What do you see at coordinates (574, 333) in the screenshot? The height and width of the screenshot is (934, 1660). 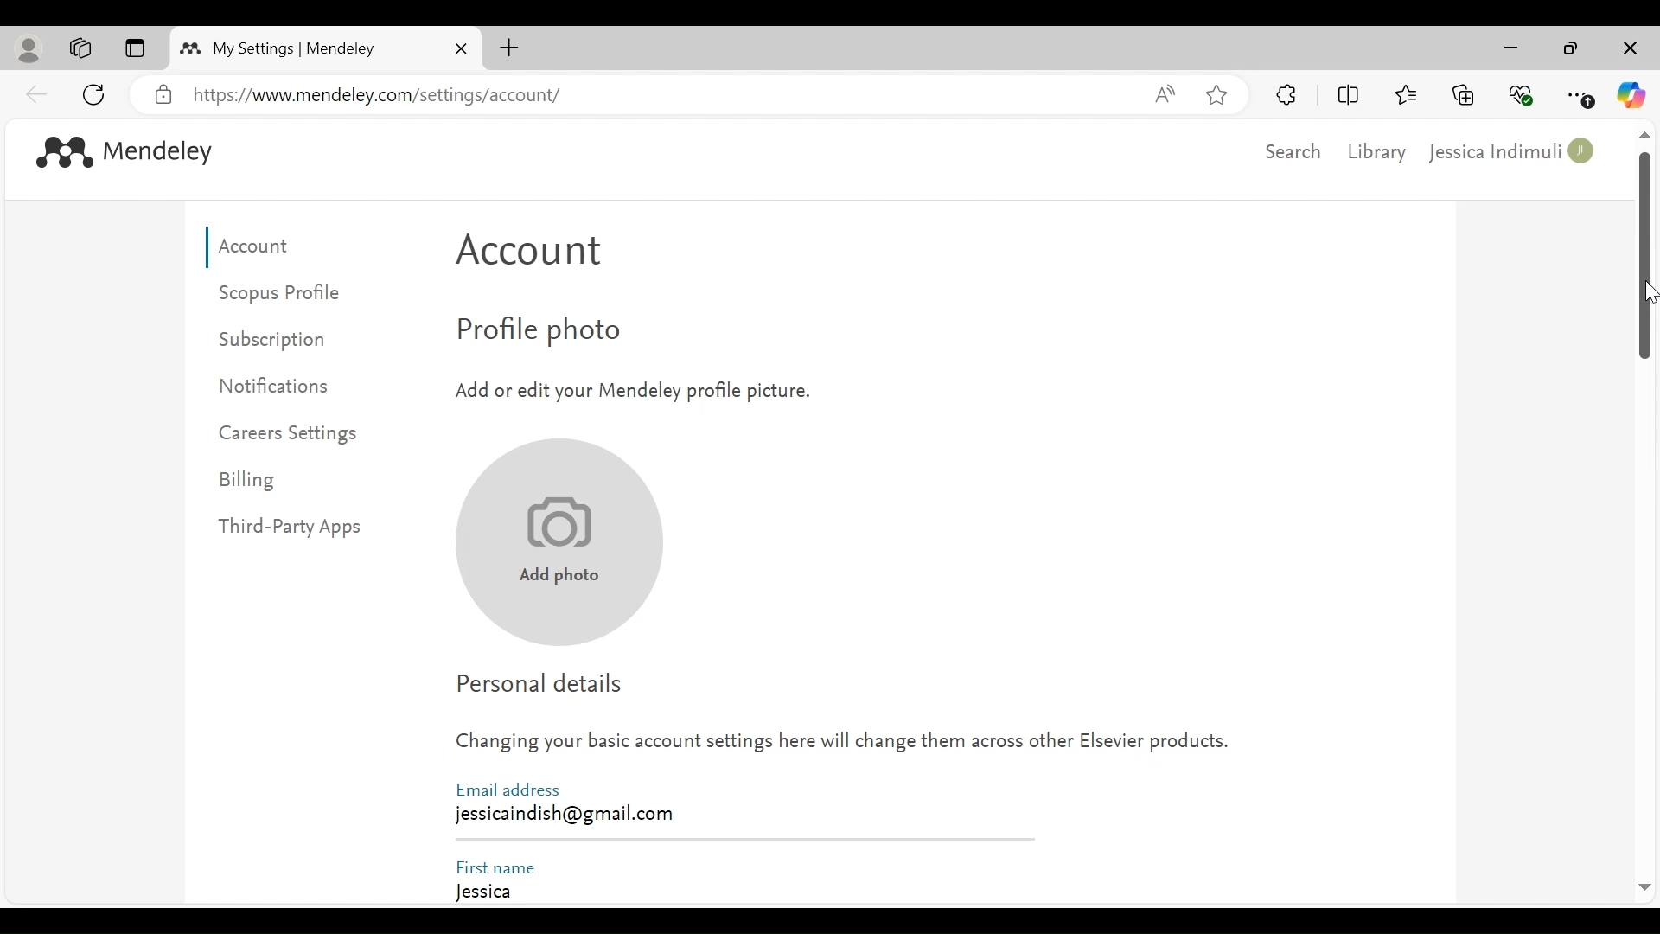 I see `Profile Photo` at bounding box center [574, 333].